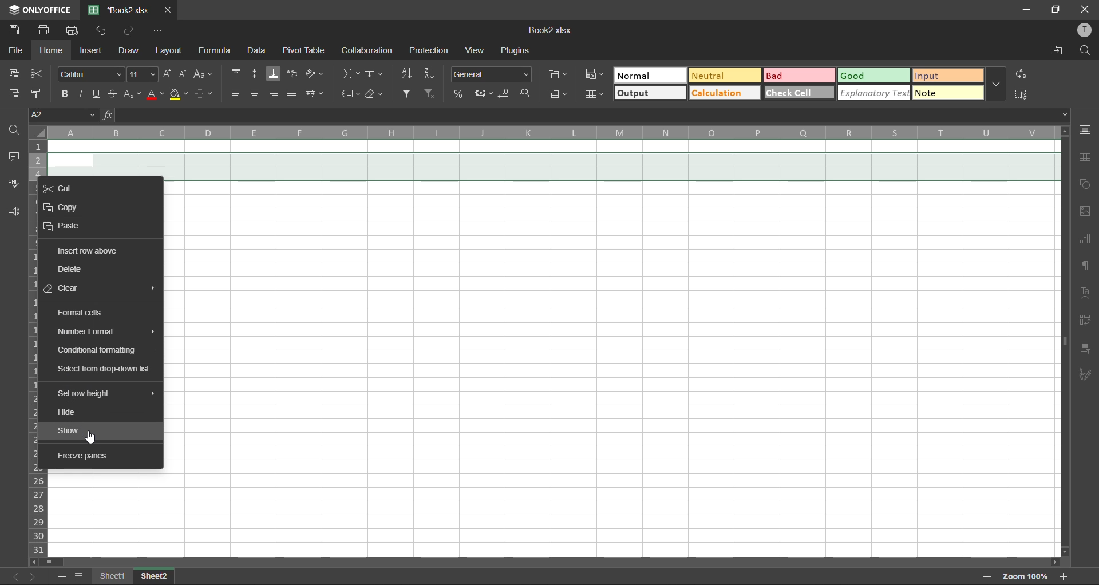  I want to click on bold, so click(65, 93).